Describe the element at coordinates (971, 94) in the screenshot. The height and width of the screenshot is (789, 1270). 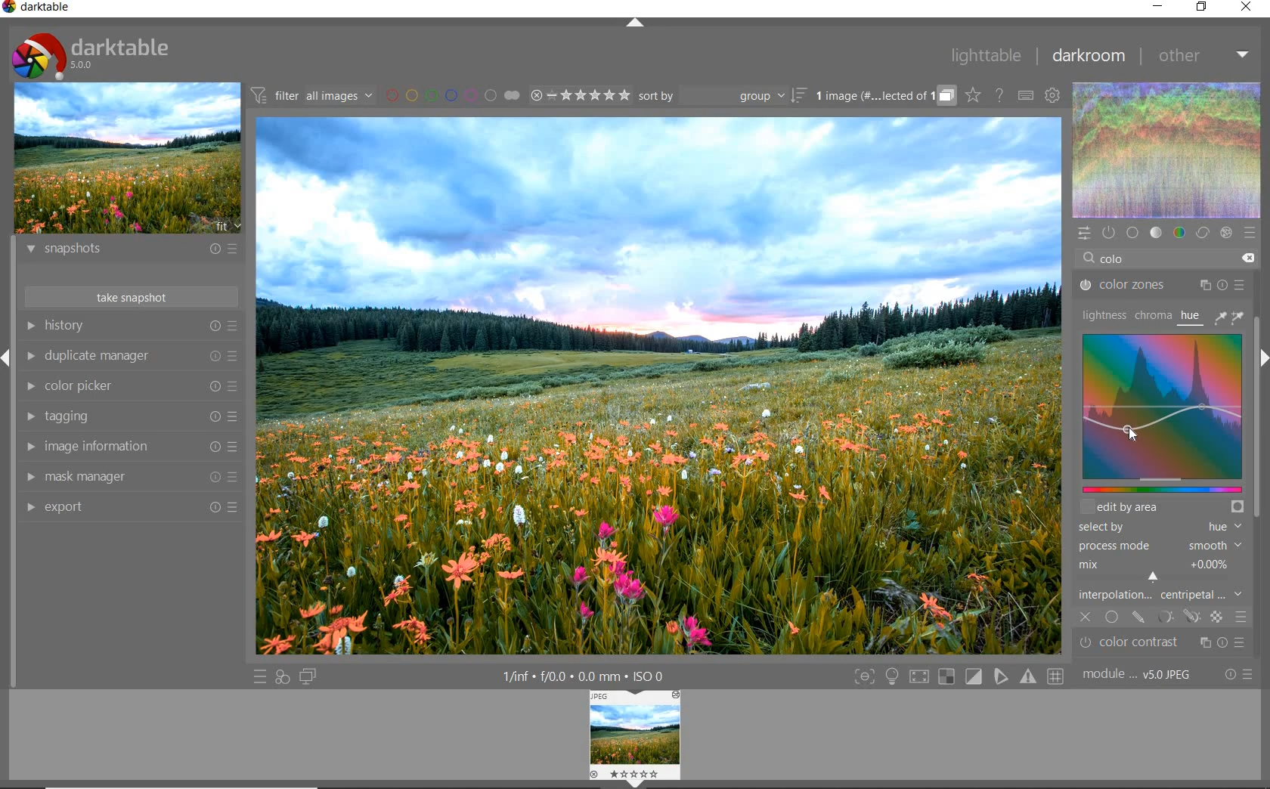
I see `click to change overlays on thumbnails` at that location.